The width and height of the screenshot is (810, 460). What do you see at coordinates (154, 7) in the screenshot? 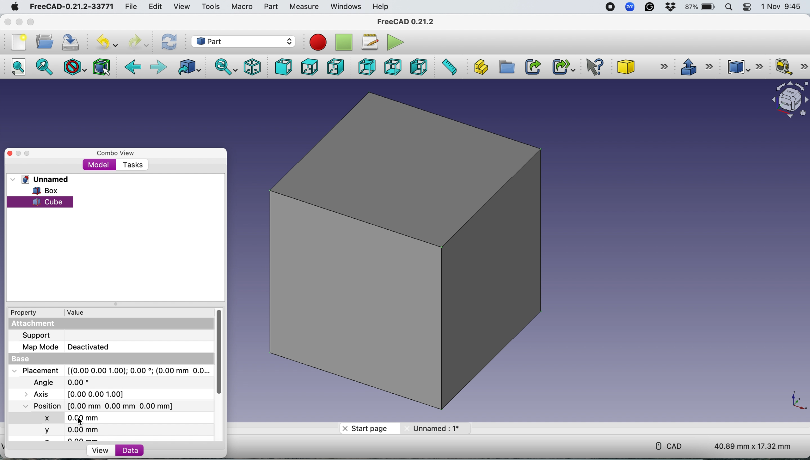
I see `Edit` at bounding box center [154, 7].